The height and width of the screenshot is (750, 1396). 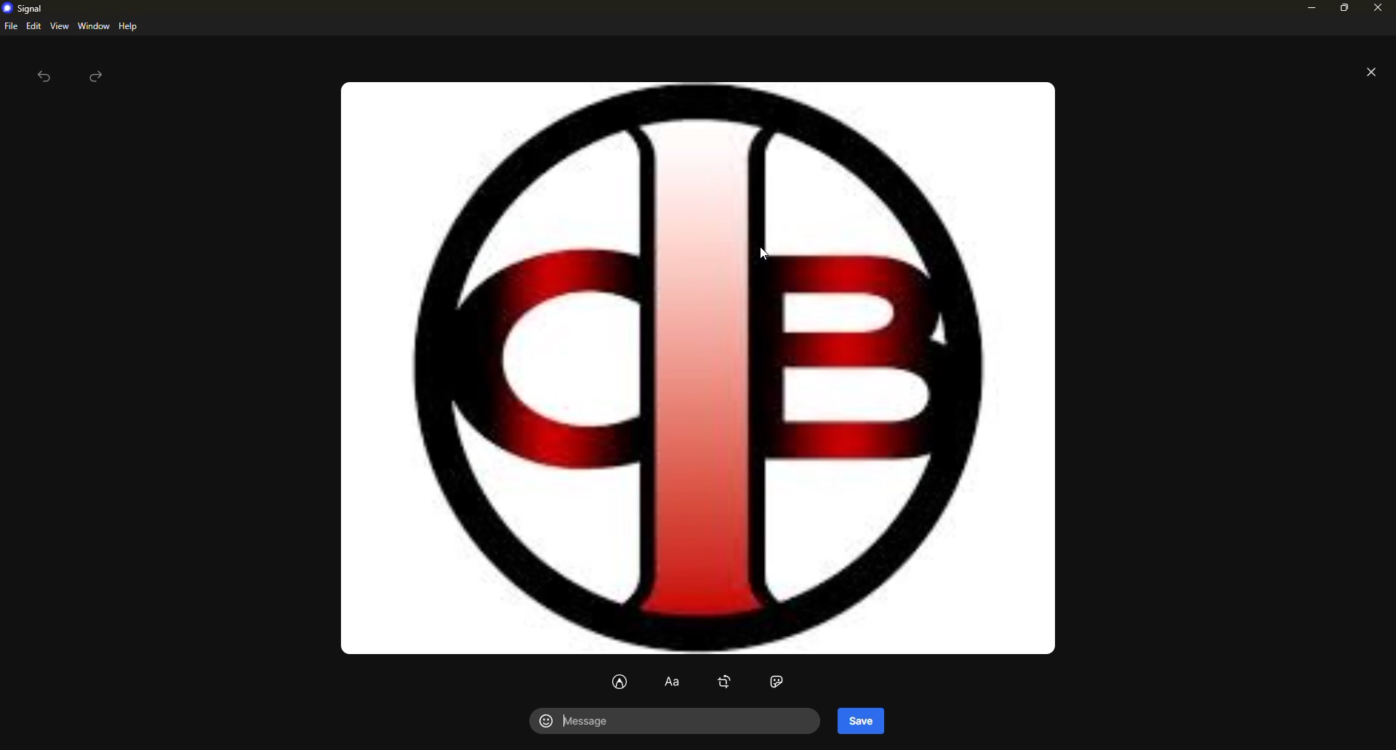 I want to click on minimize, so click(x=1309, y=9).